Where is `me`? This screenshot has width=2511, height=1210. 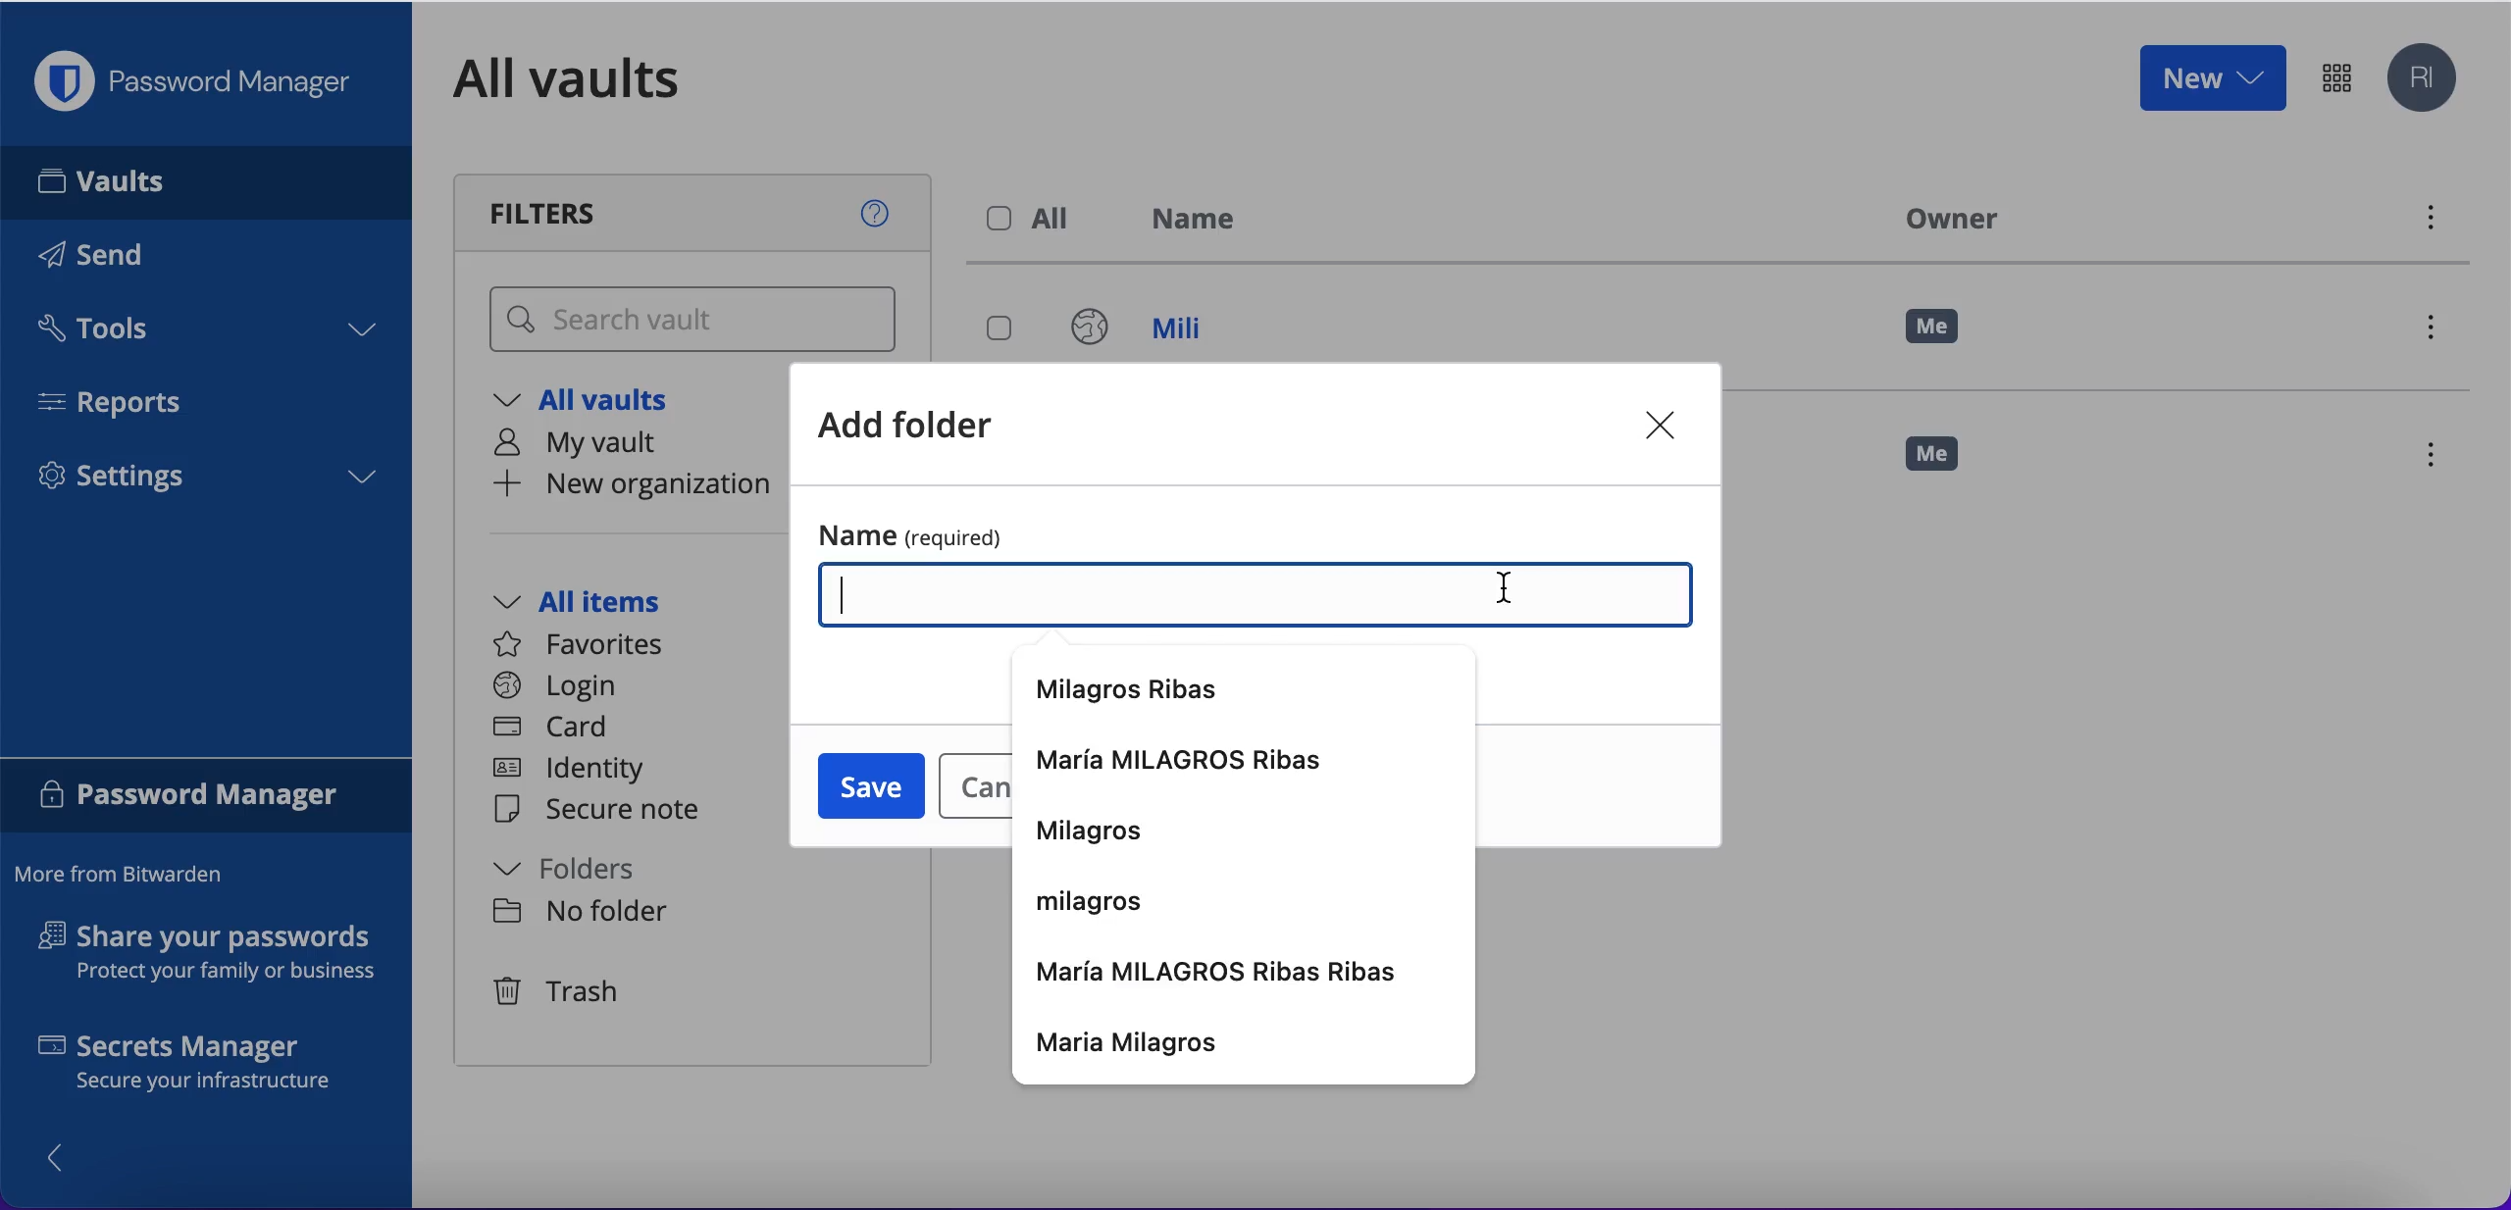 me is located at coordinates (1947, 463).